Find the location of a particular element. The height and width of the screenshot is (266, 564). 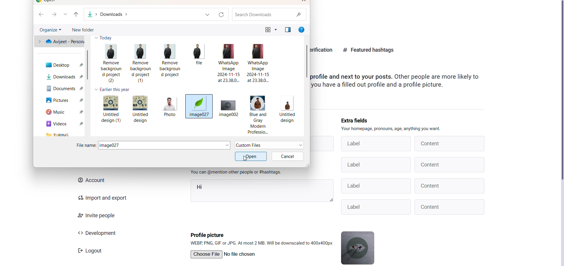

music is located at coordinates (61, 112).